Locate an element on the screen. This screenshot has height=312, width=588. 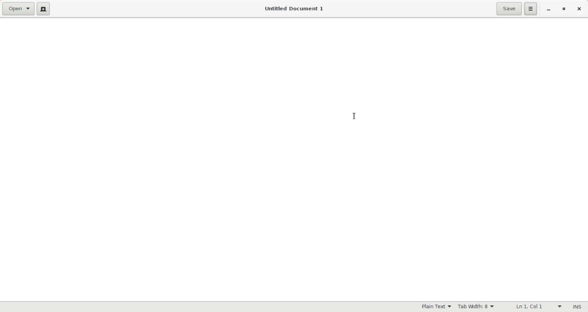
Insert is located at coordinates (575, 307).